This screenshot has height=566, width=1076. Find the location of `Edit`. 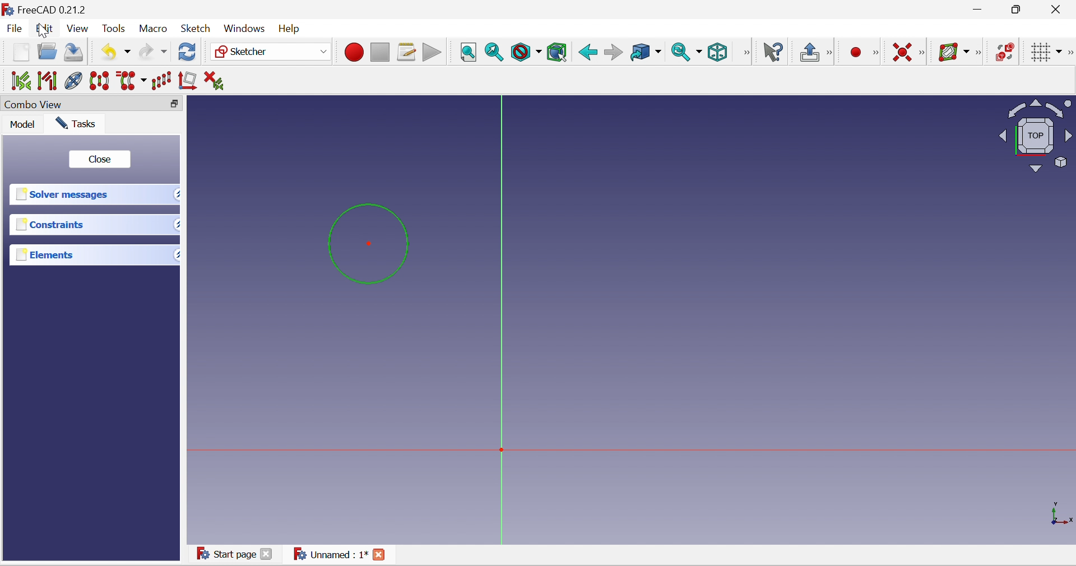

Edit is located at coordinates (46, 29).